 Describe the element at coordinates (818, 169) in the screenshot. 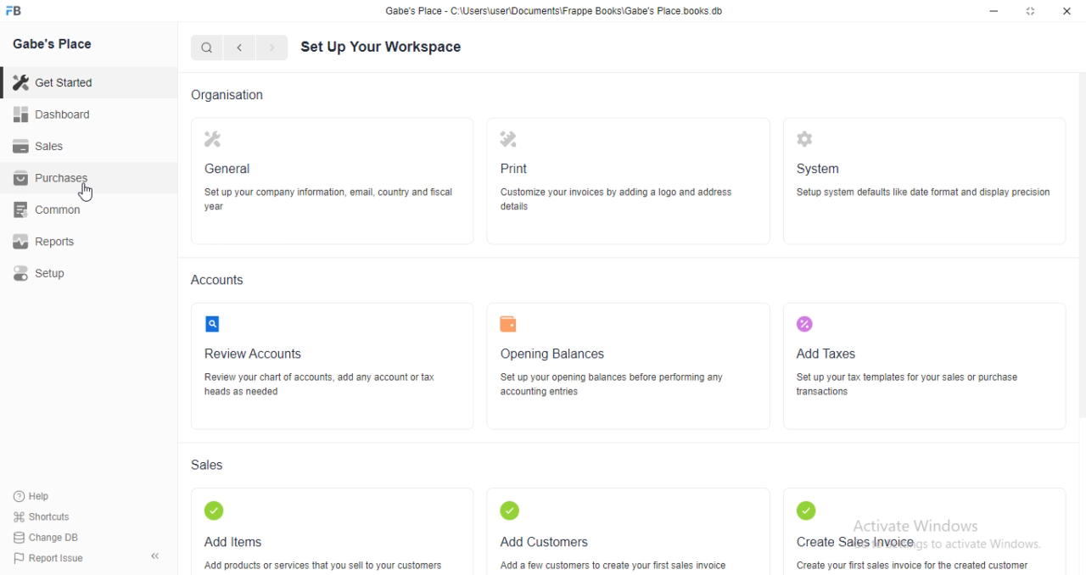

I see `System` at that location.